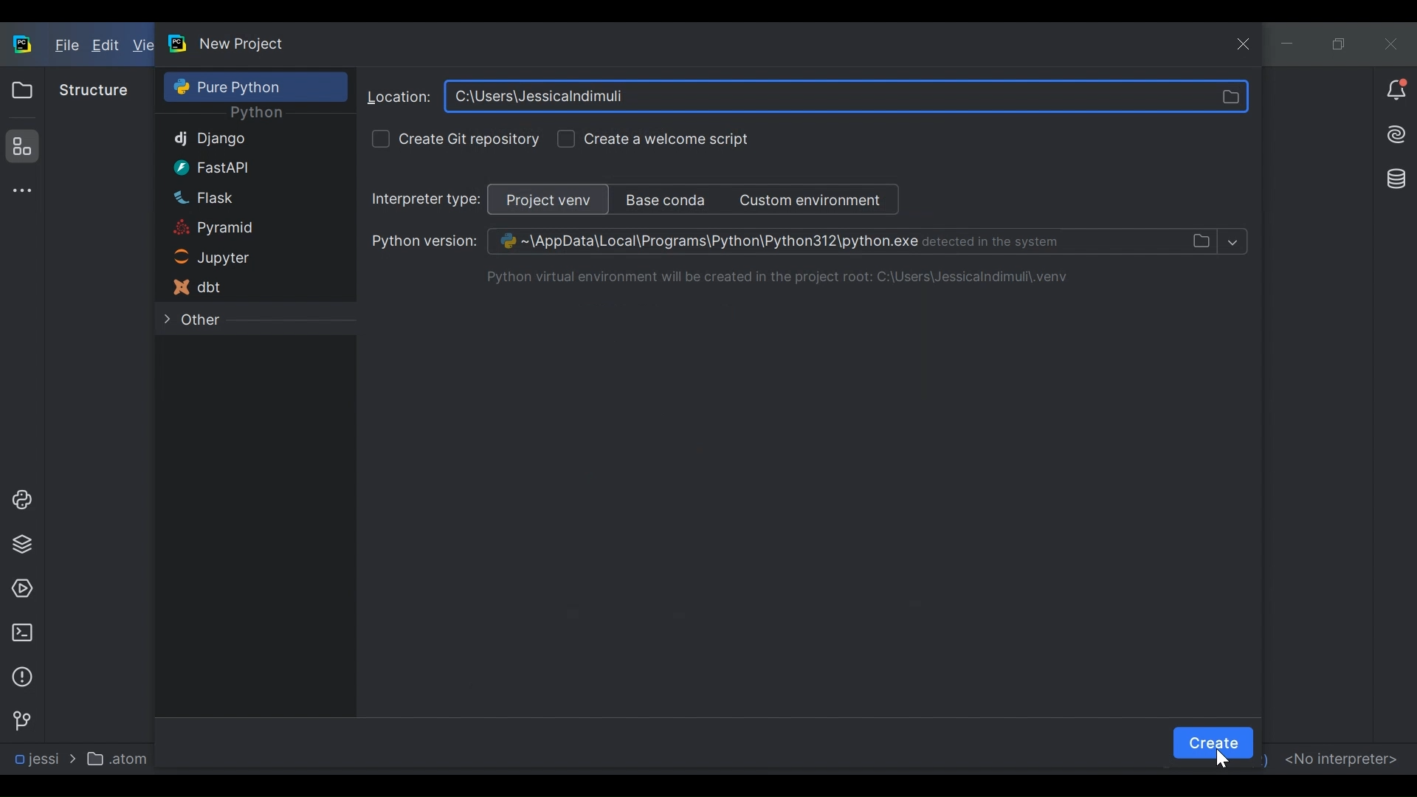  Describe the element at coordinates (233, 259) in the screenshot. I see `Jupyter` at that location.